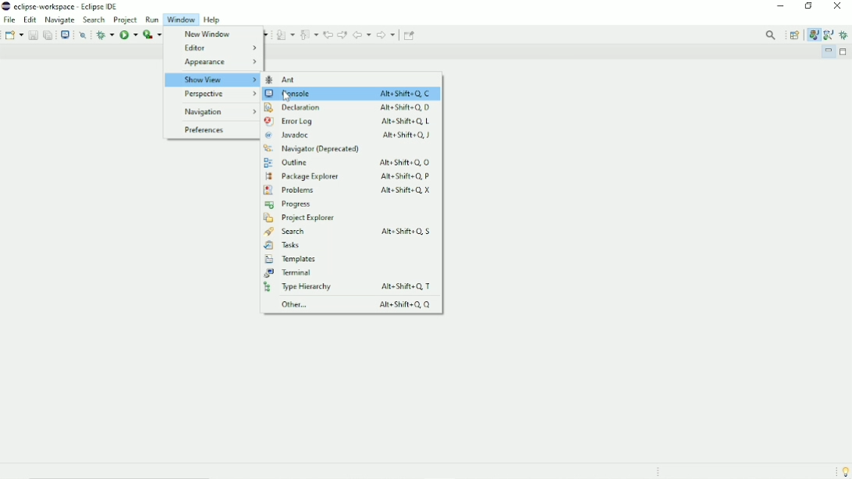  Describe the element at coordinates (65, 34) in the screenshot. I see `Open a terminal` at that location.